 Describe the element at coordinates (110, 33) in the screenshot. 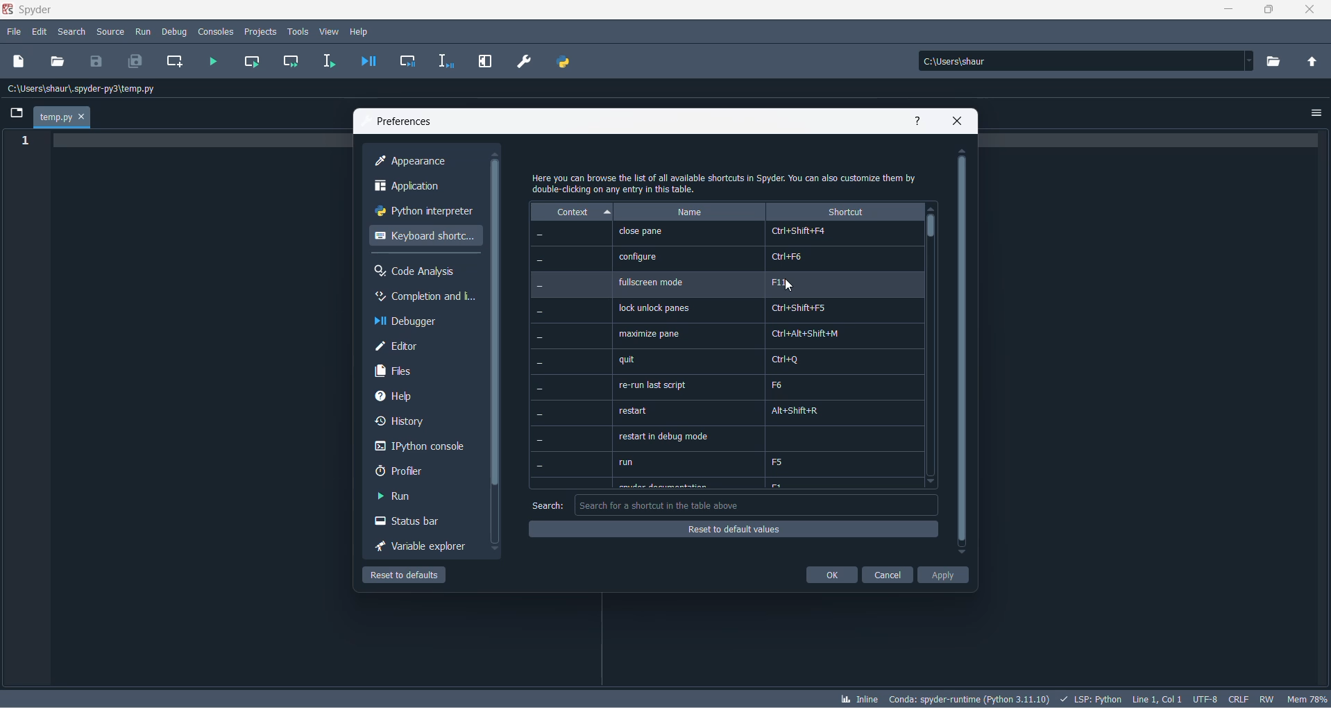

I see `source` at that location.